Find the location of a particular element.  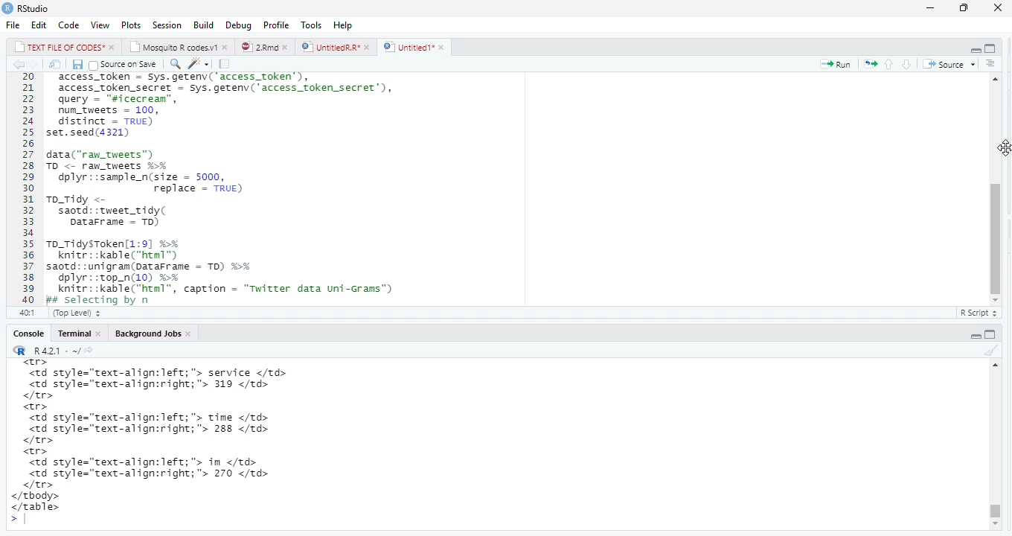

Background Jobs is located at coordinates (155, 333).